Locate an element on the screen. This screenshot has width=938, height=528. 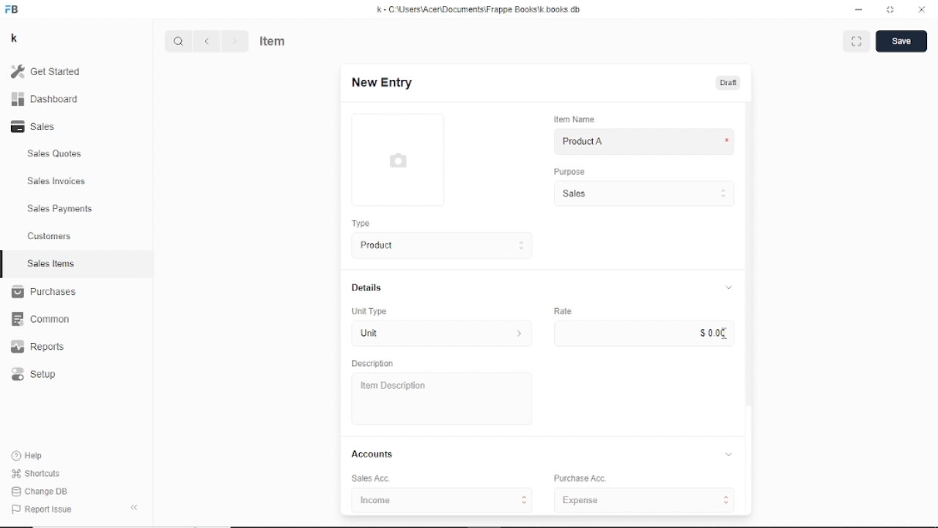
Rate is located at coordinates (563, 310).